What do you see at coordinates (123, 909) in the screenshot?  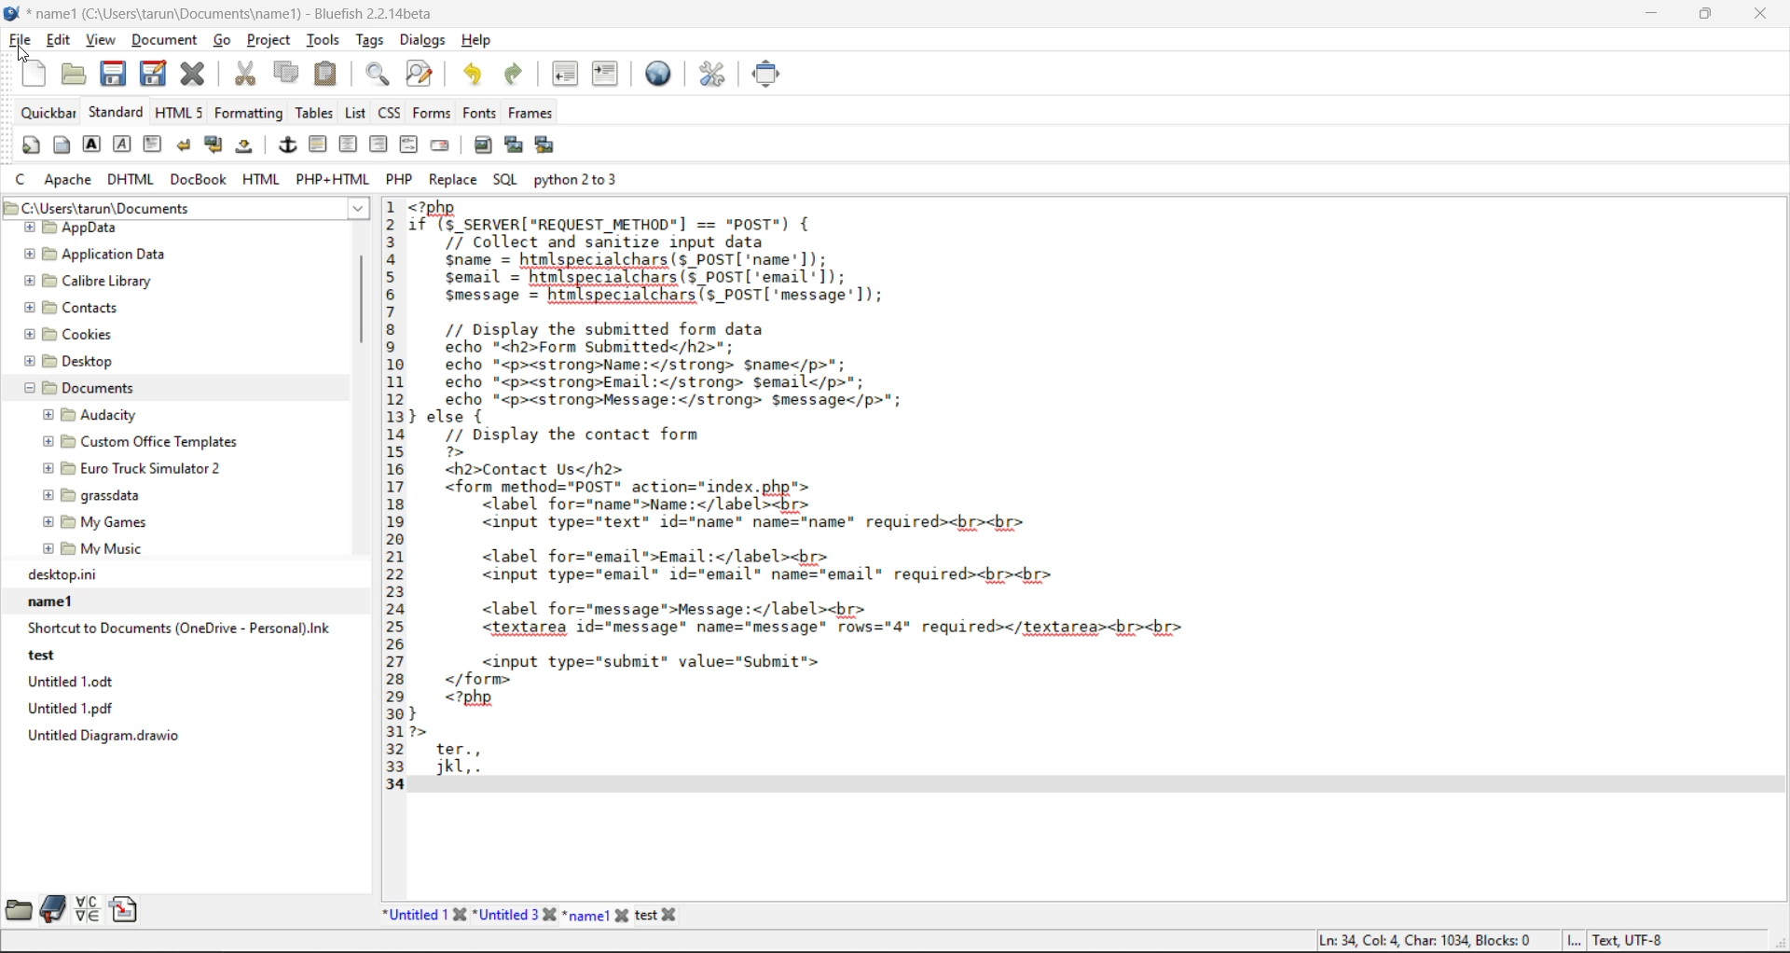 I see `snippets` at bounding box center [123, 909].